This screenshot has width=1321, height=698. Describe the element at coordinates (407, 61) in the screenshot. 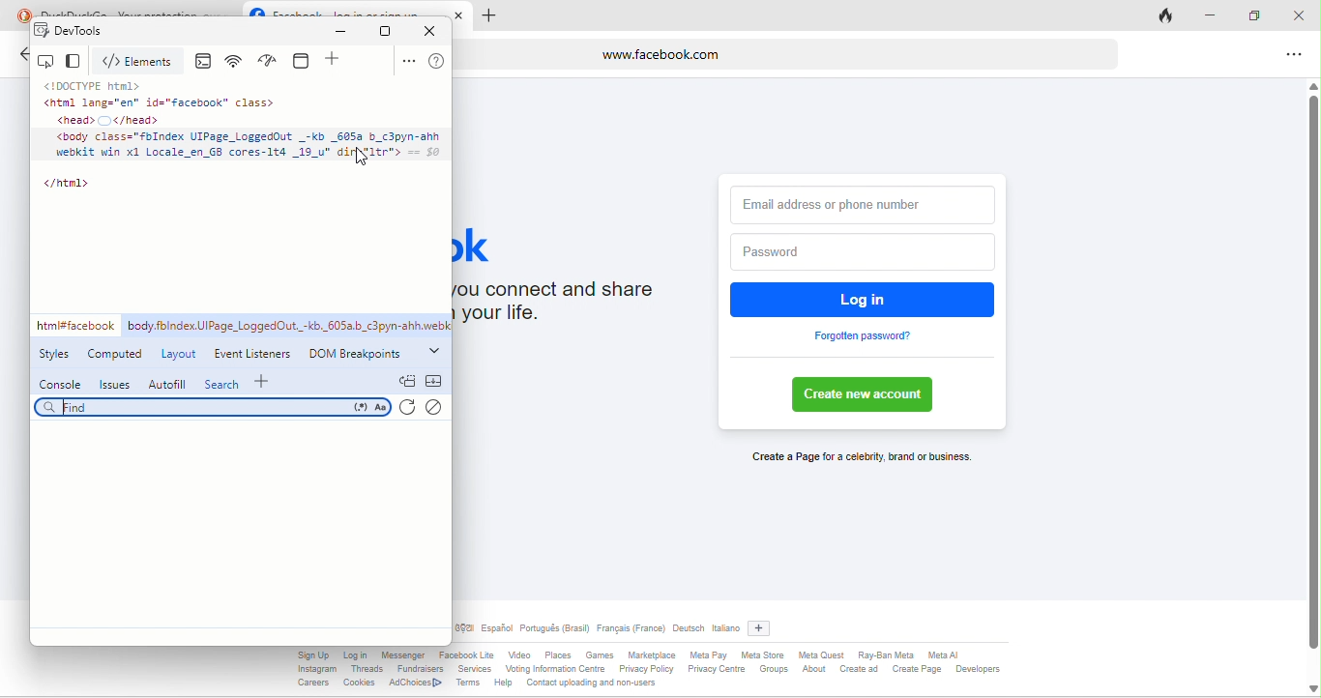

I see `option` at that location.